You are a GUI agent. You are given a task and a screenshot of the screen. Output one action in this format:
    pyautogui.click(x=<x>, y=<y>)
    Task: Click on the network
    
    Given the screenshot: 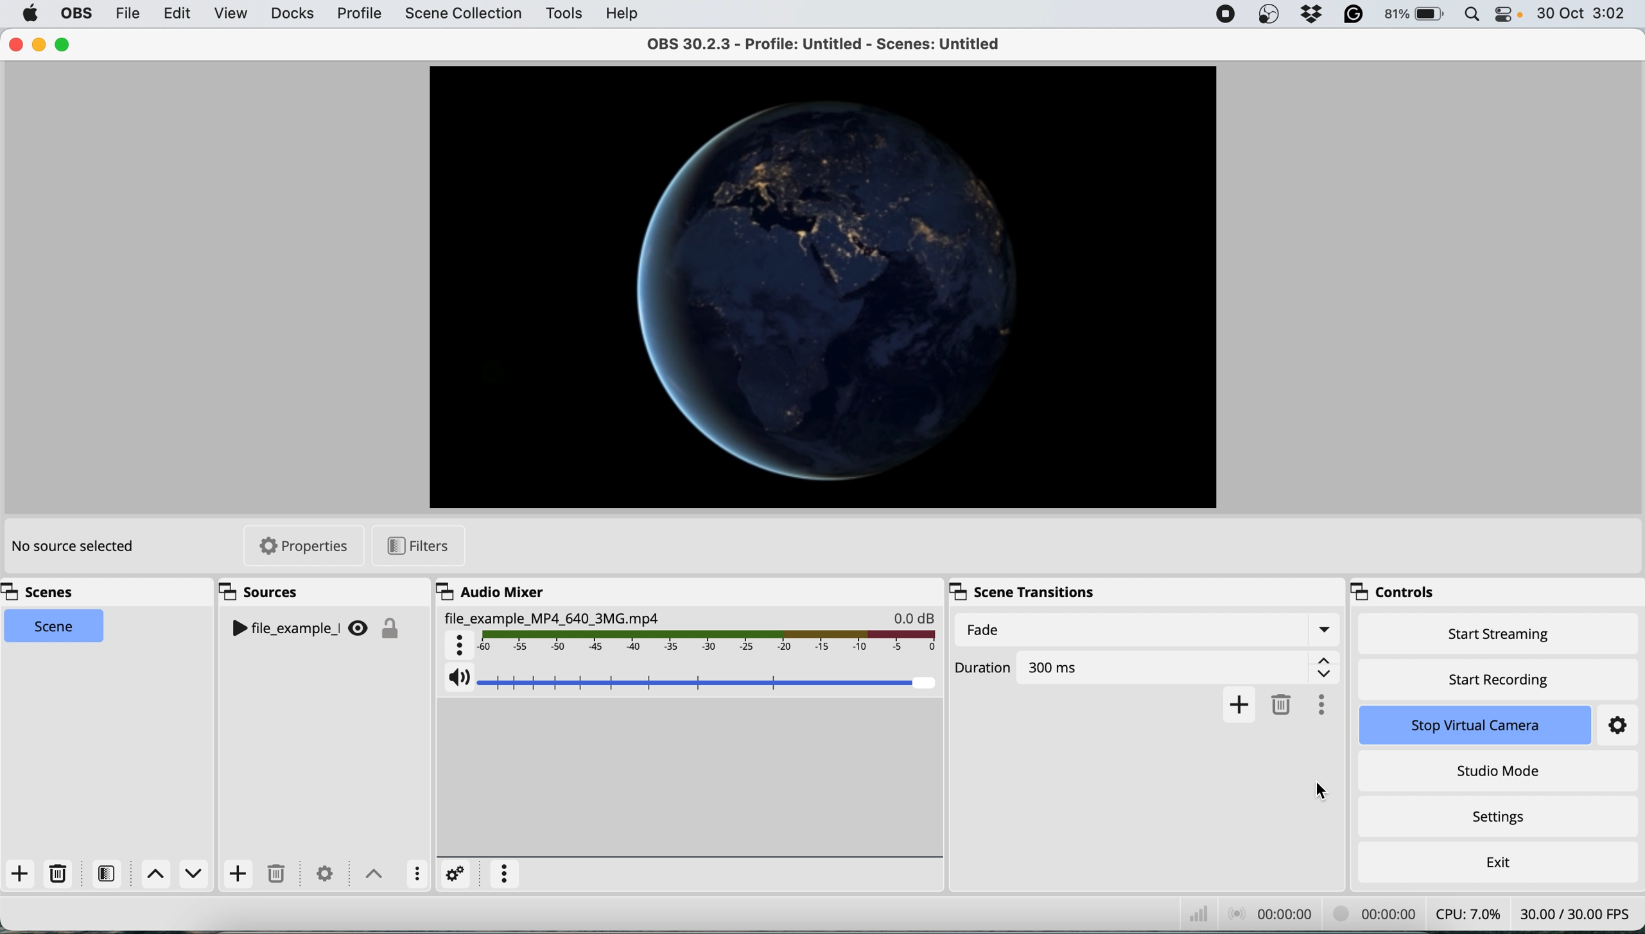 What is the action you would take?
    pyautogui.click(x=1200, y=912)
    